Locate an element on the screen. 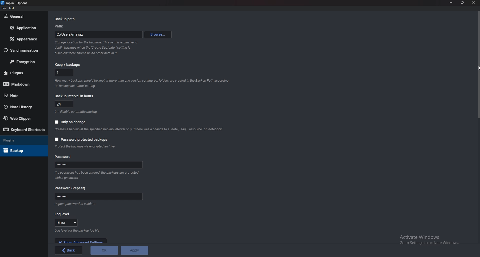 The image size is (480, 257). Appearance is located at coordinates (25, 38).